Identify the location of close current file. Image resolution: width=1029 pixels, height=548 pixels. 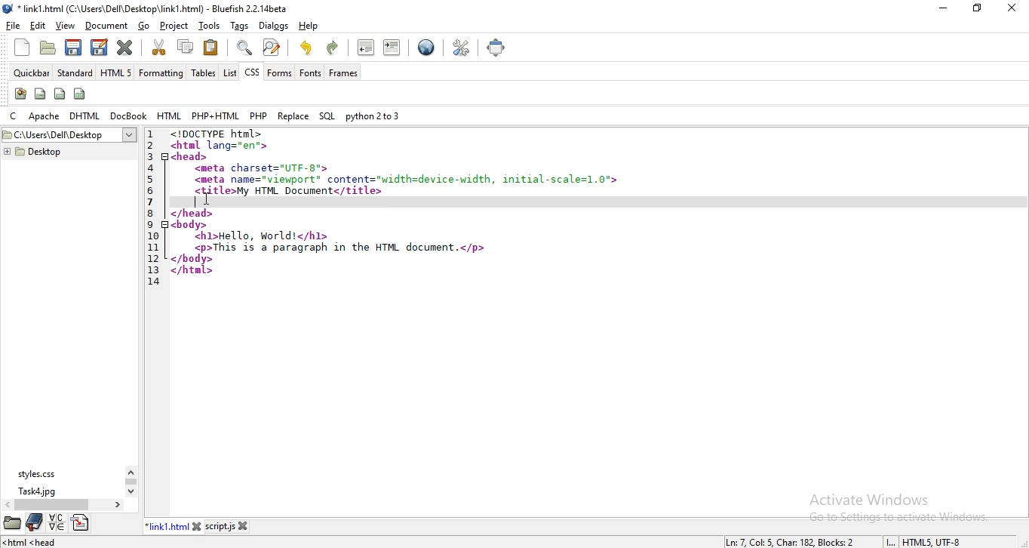
(124, 49).